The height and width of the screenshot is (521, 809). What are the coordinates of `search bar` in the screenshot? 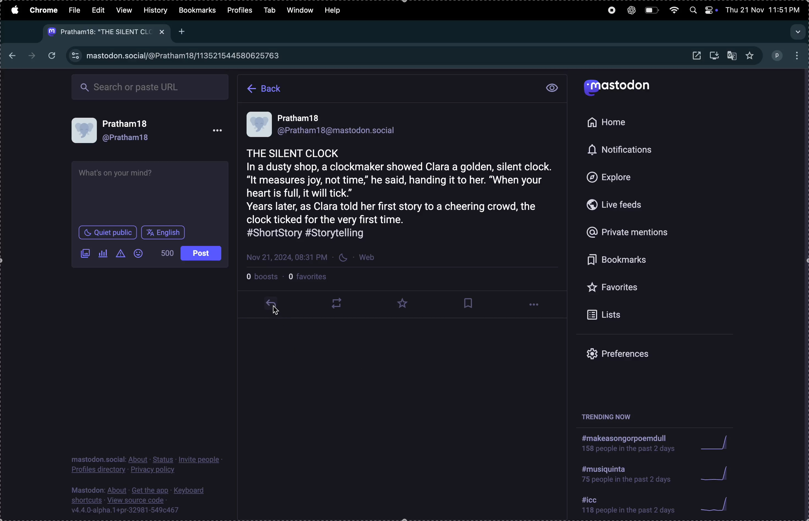 It's located at (151, 85).